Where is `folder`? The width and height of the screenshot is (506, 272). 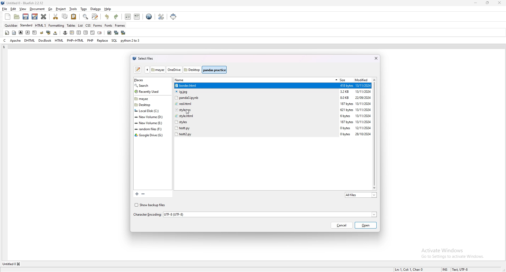 folder is located at coordinates (151, 99).